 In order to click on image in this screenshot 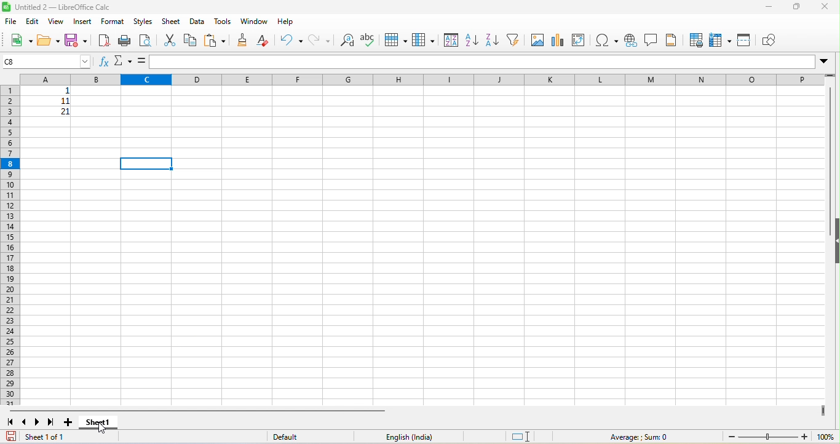, I will do `click(537, 40)`.